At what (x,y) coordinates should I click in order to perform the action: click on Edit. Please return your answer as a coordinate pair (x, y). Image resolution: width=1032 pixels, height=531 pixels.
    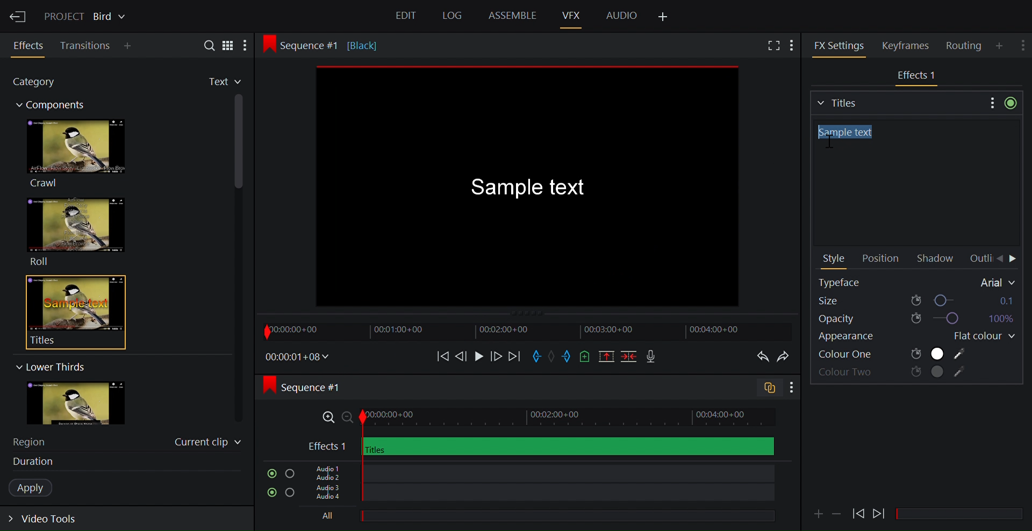
    Looking at the image, I should click on (407, 17).